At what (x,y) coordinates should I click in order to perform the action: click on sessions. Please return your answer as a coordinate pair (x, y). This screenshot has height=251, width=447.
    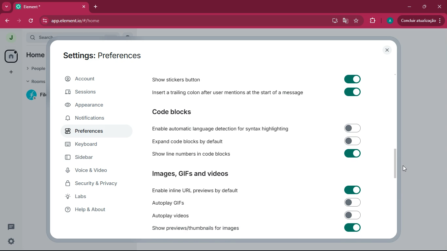
    Looking at the image, I should click on (89, 93).